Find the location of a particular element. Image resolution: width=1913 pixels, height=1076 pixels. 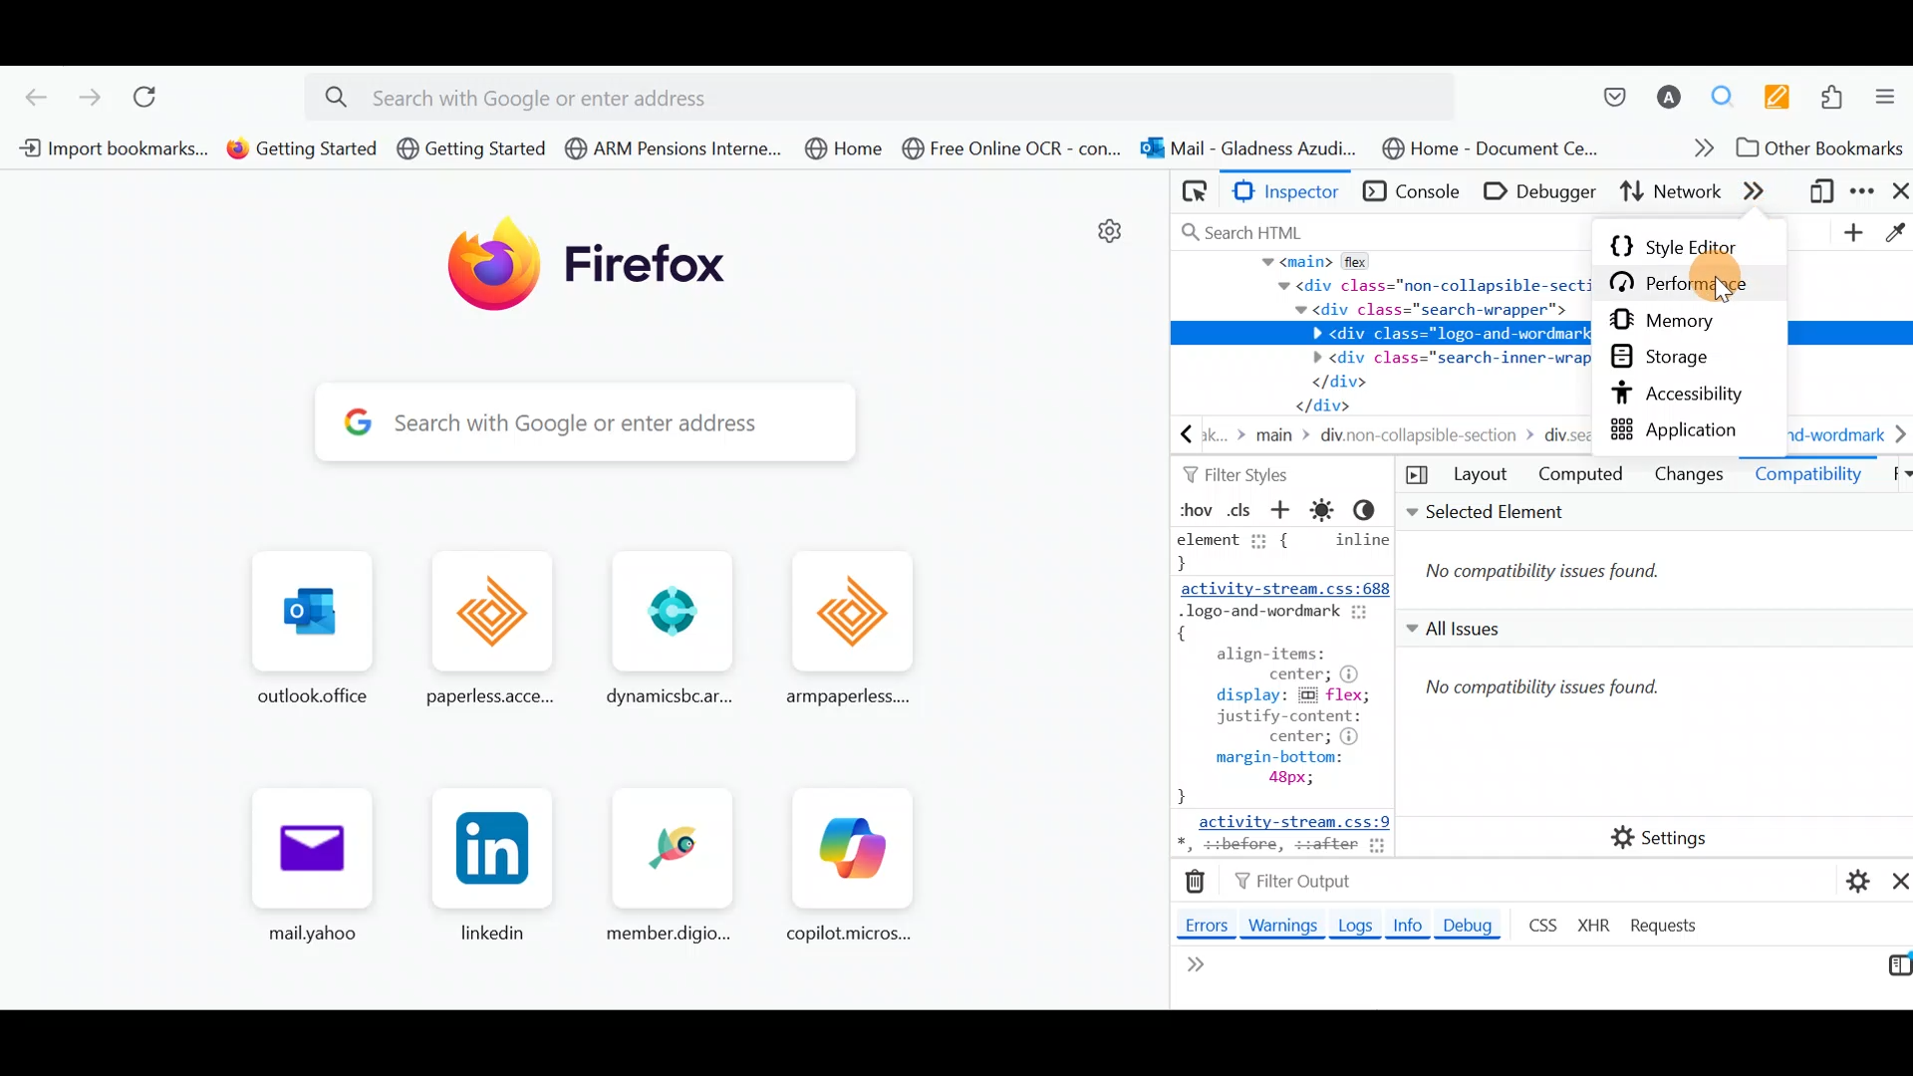

Requests is located at coordinates (1666, 927).